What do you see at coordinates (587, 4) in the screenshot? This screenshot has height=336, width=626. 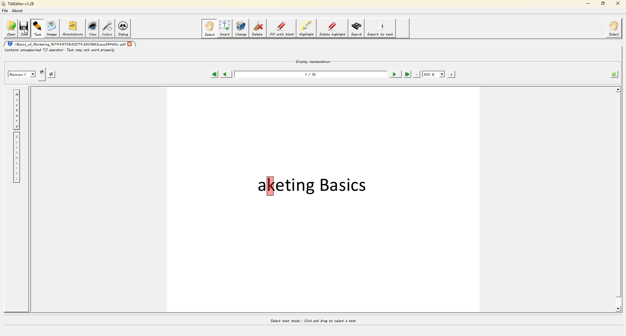 I see `minimize` at bounding box center [587, 4].